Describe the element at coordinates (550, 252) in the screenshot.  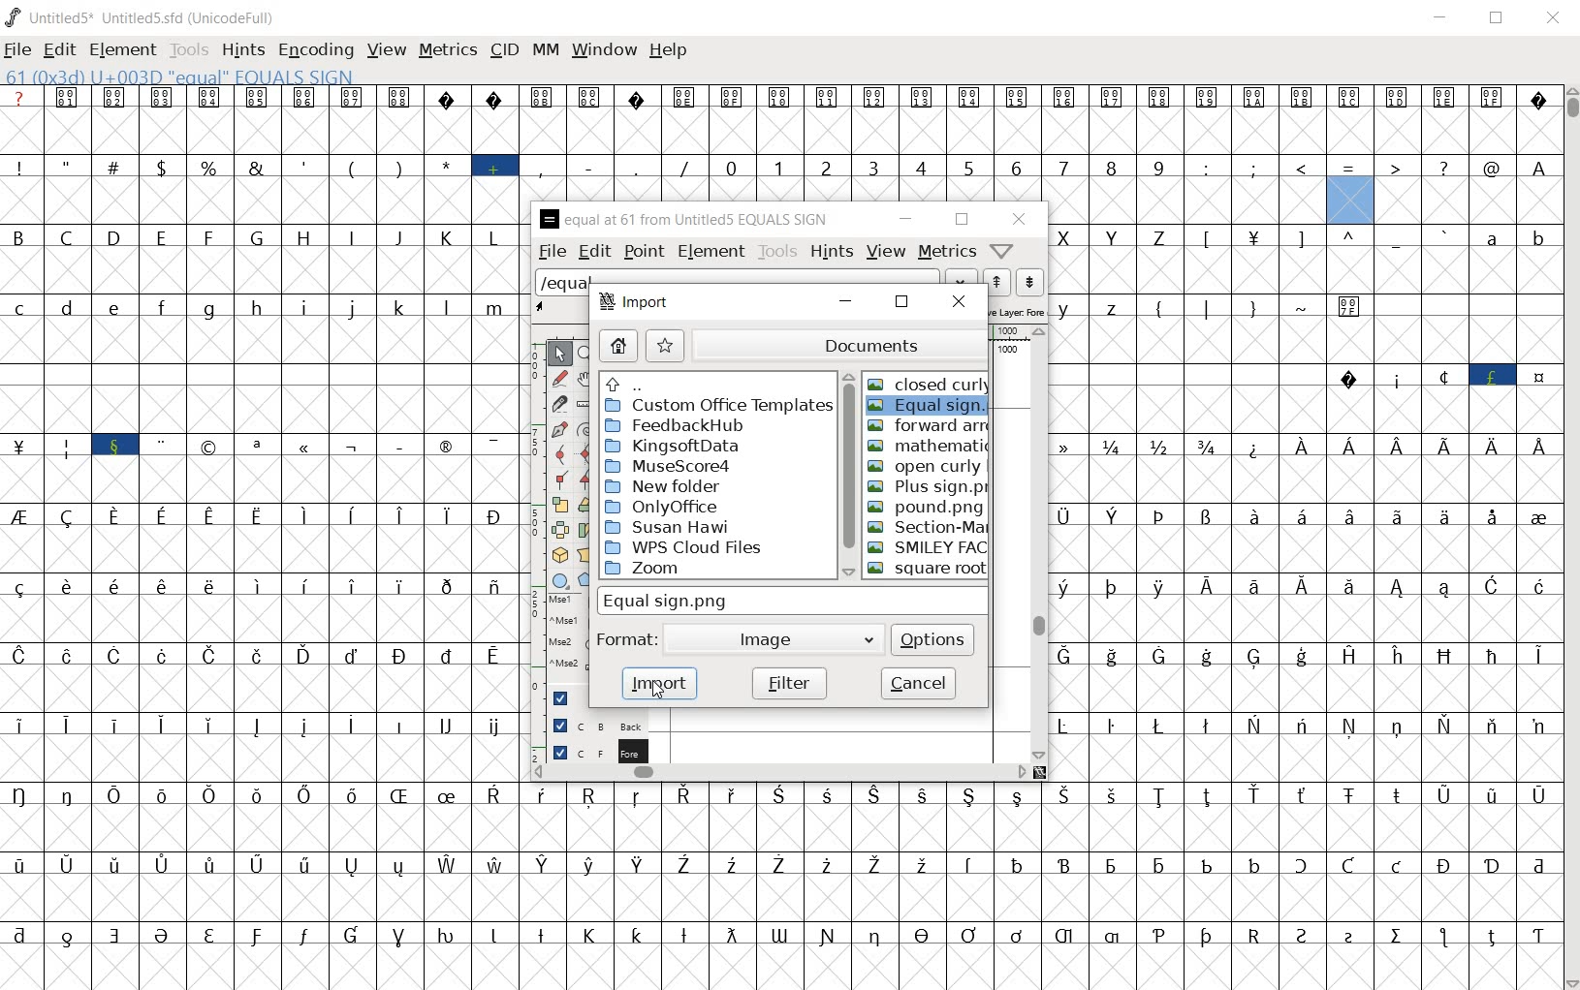
I see `file` at that location.